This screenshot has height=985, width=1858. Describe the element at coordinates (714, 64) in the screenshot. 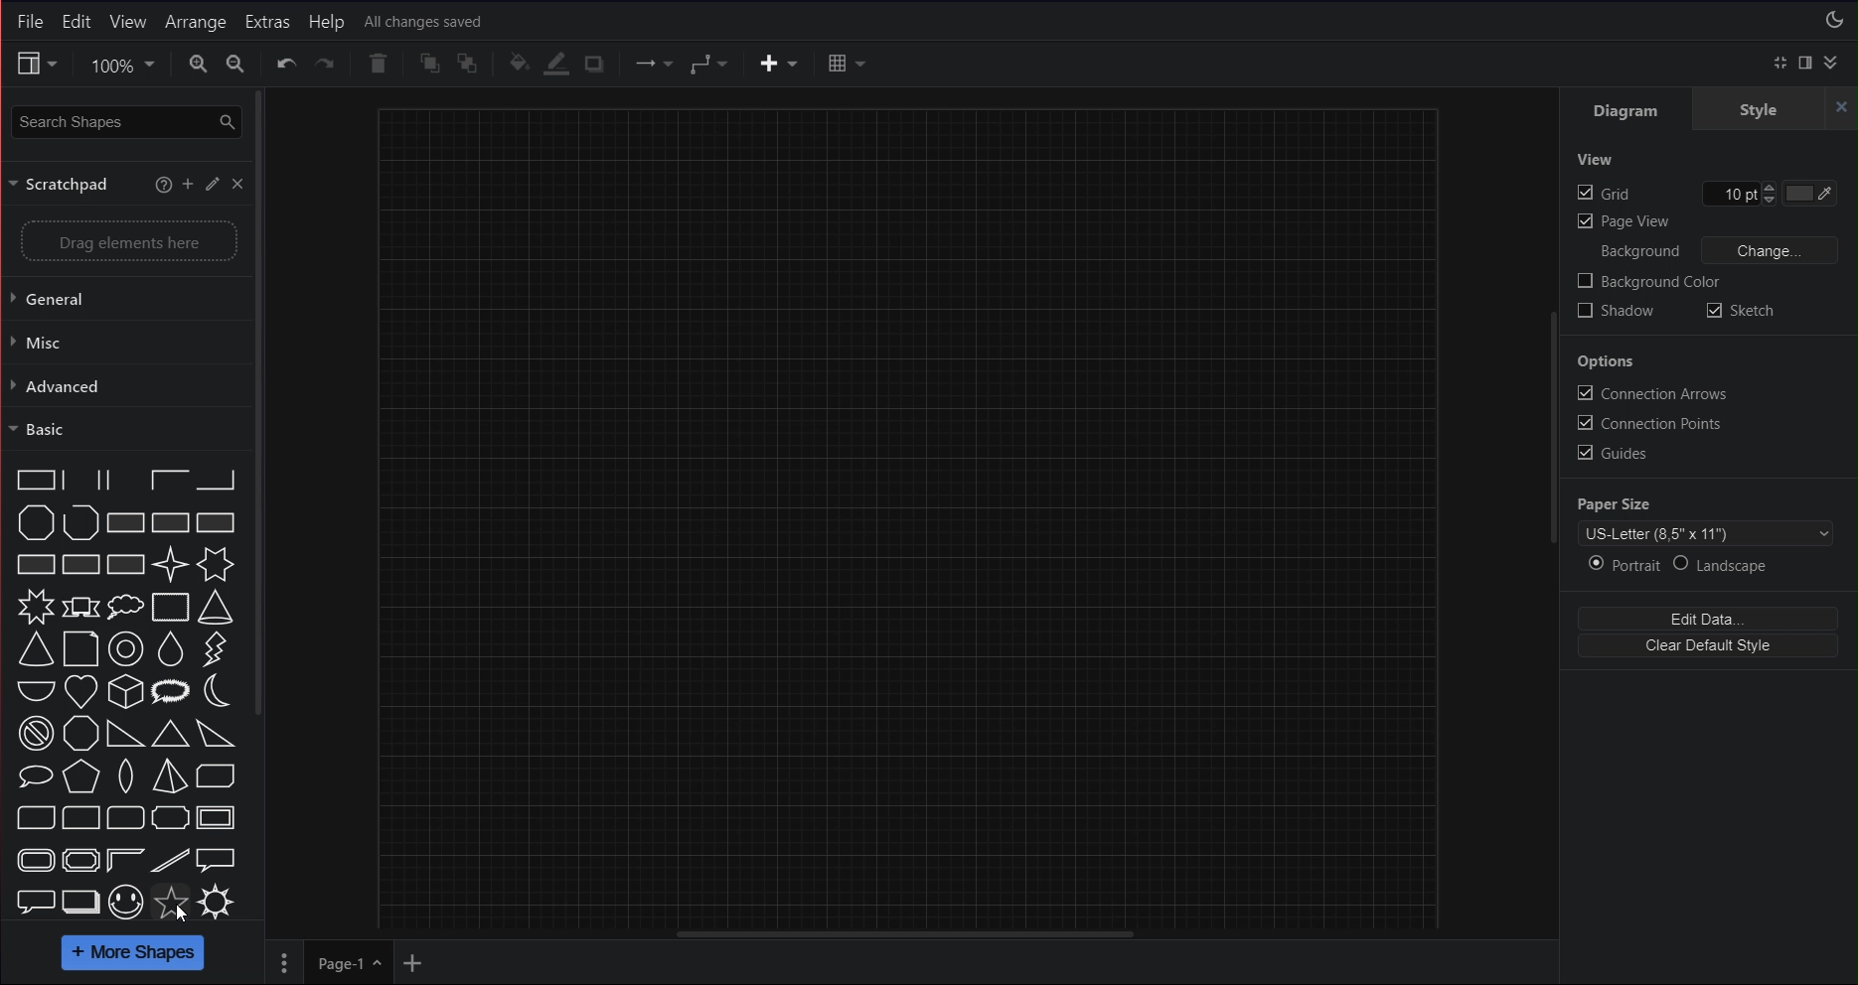

I see `Waypoint` at that location.